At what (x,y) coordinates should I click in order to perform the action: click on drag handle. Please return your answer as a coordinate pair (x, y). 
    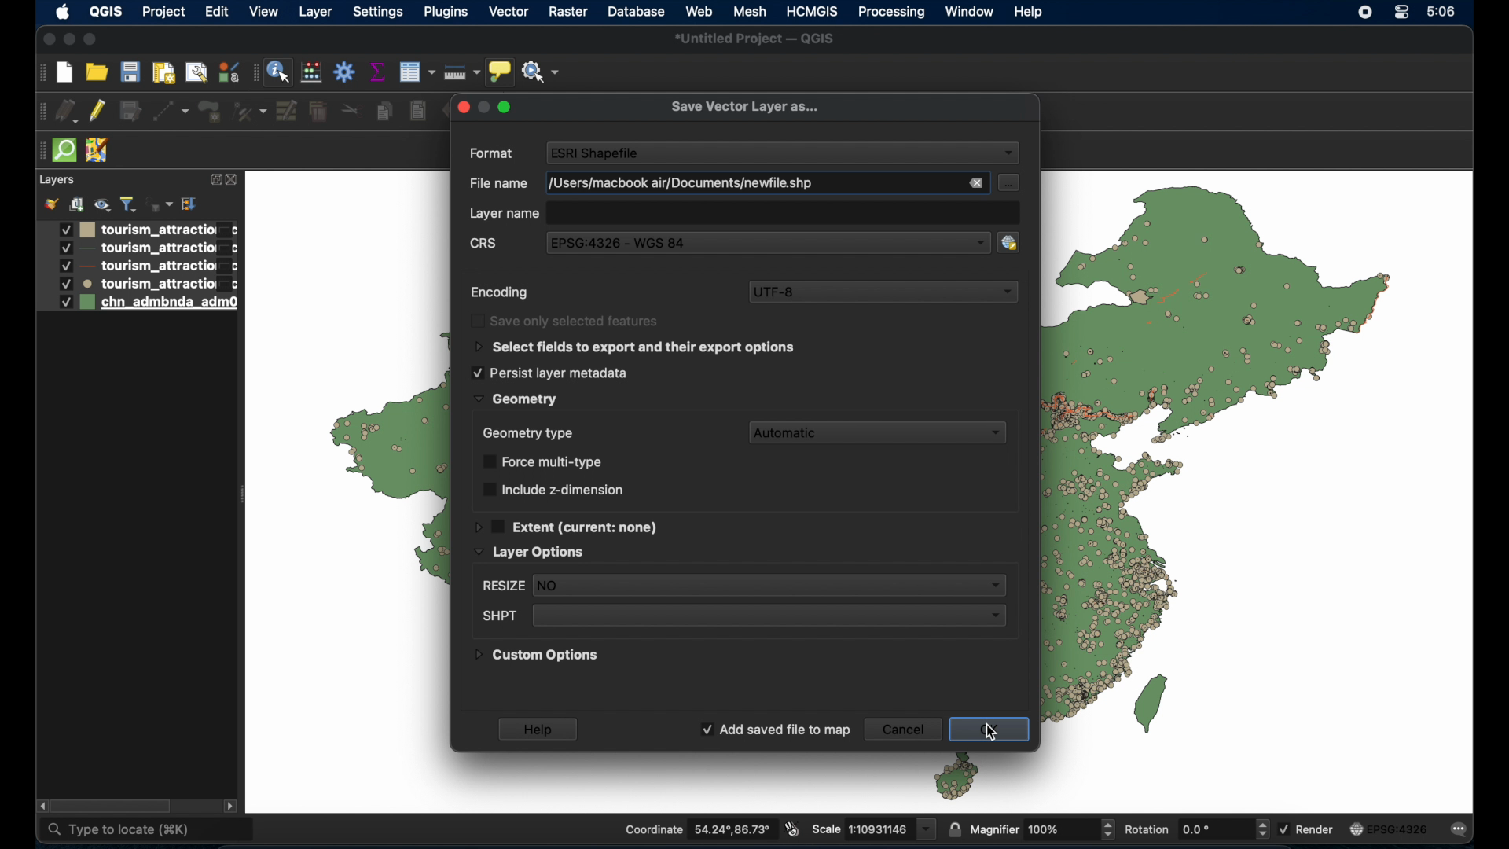
    Looking at the image, I should click on (40, 72).